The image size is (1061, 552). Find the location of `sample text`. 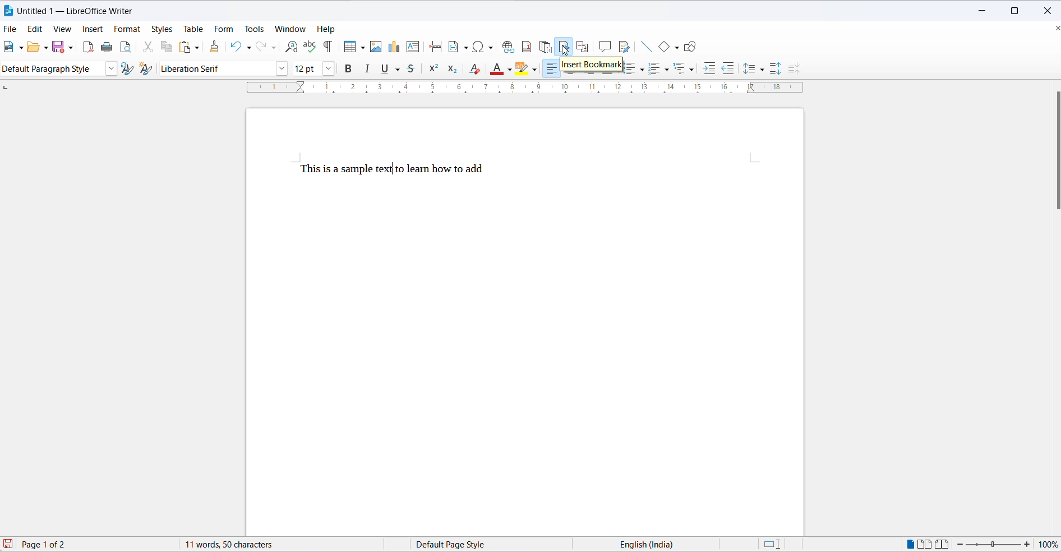

sample text is located at coordinates (394, 170).